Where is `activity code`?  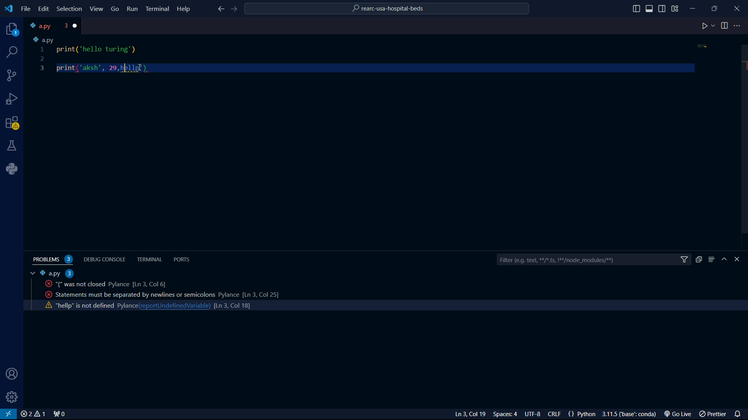 activity code is located at coordinates (103, 284).